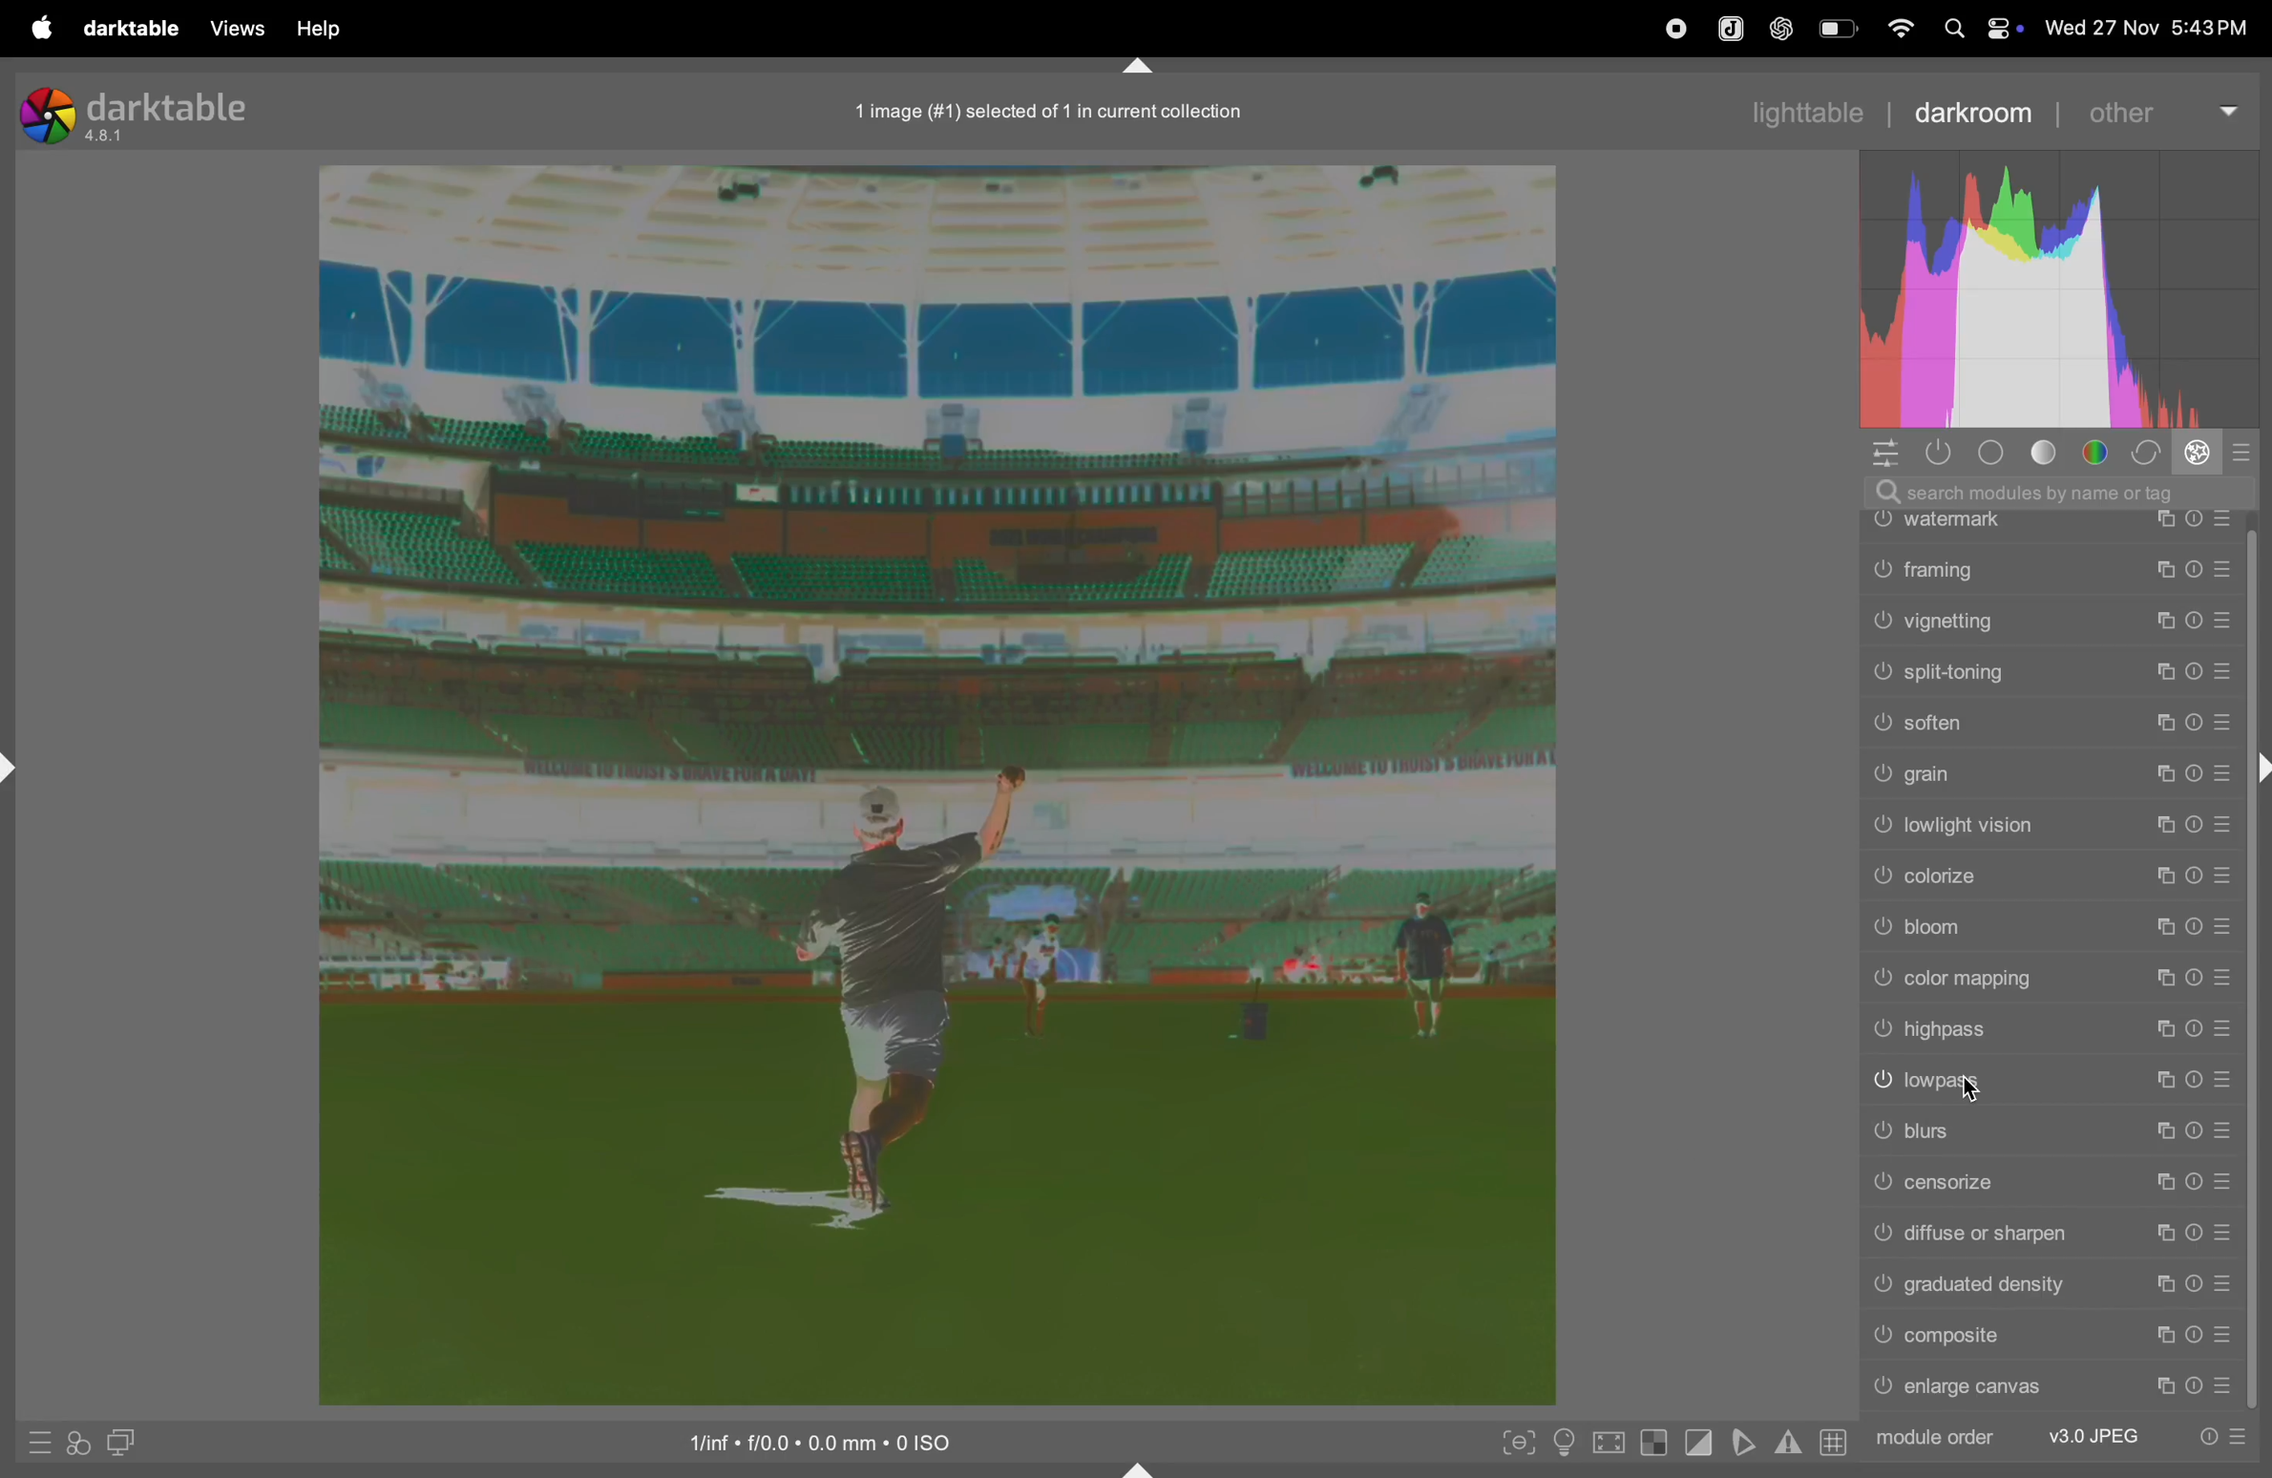  I want to click on scroll bar, so click(2252, 1112).